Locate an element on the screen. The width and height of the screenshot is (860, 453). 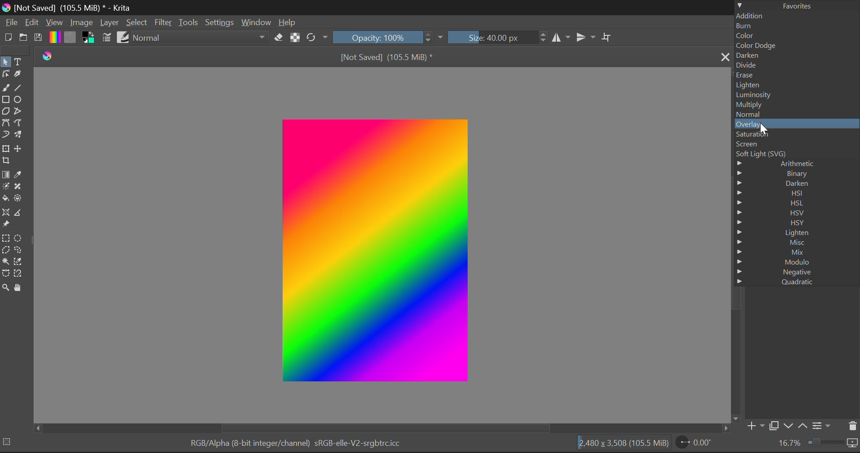
Rectangle is located at coordinates (6, 99).